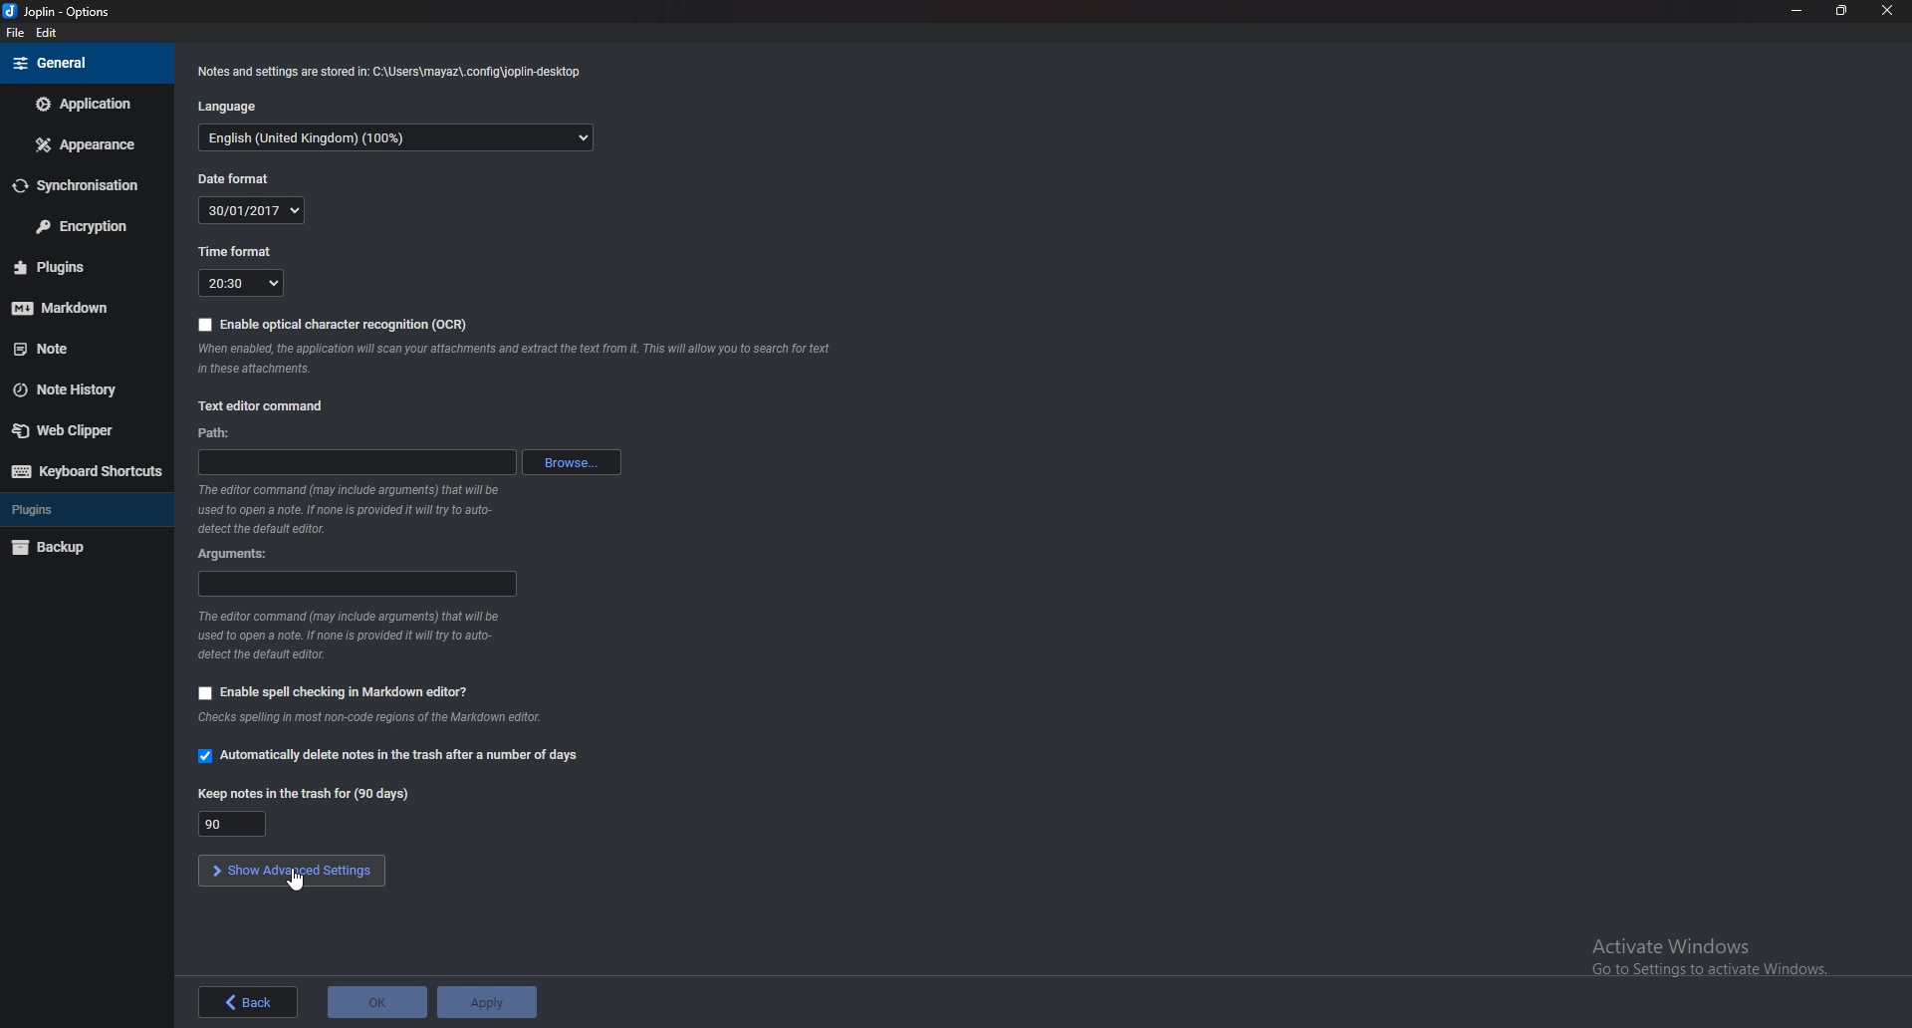 This screenshot has height=1028, width=1912. Describe the element at coordinates (77, 266) in the screenshot. I see `Plugins` at that location.